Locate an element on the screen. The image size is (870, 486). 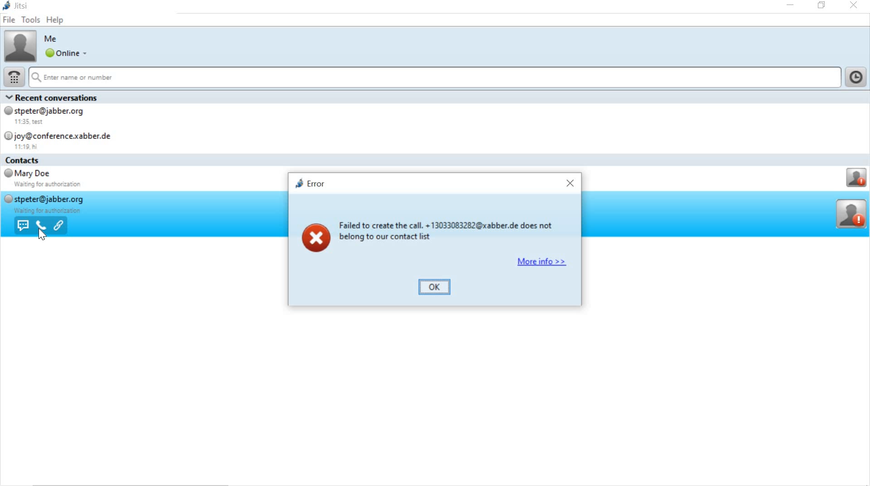
Recent conversations is located at coordinates (57, 97).